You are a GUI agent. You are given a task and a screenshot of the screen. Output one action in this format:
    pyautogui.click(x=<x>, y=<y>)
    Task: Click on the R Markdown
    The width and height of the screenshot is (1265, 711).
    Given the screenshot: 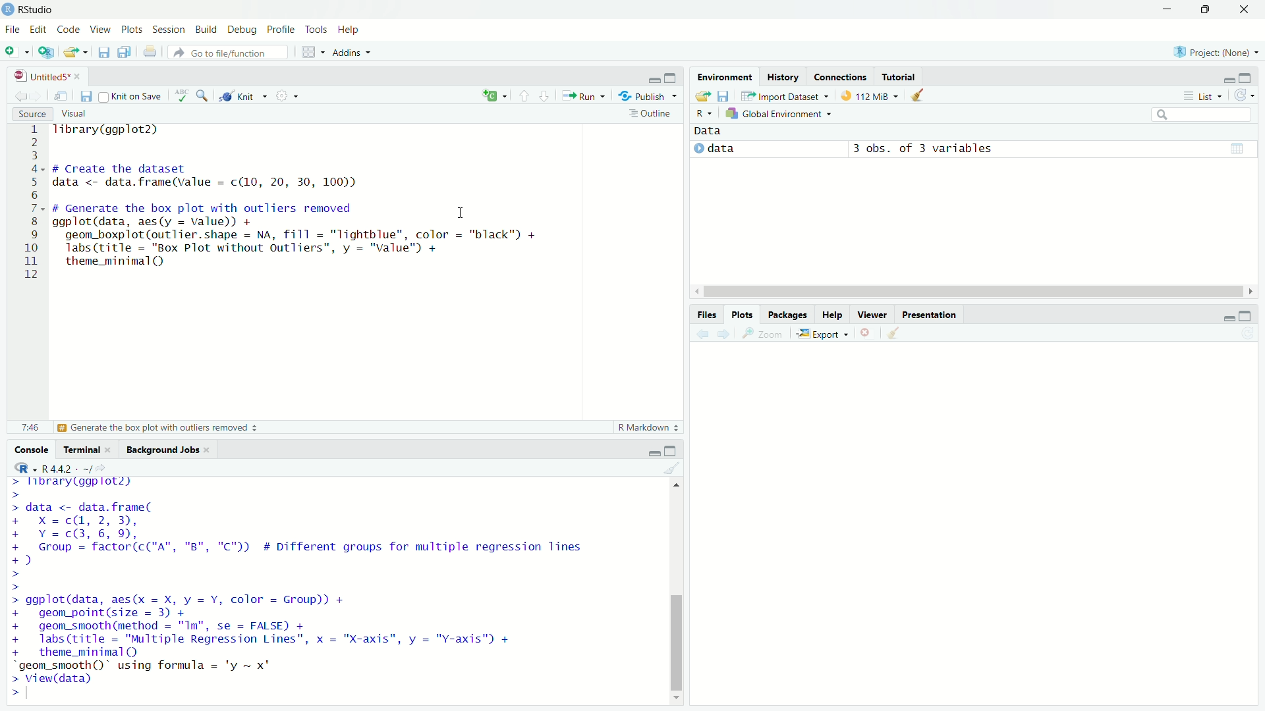 What is the action you would take?
    pyautogui.click(x=642, y=426)
    